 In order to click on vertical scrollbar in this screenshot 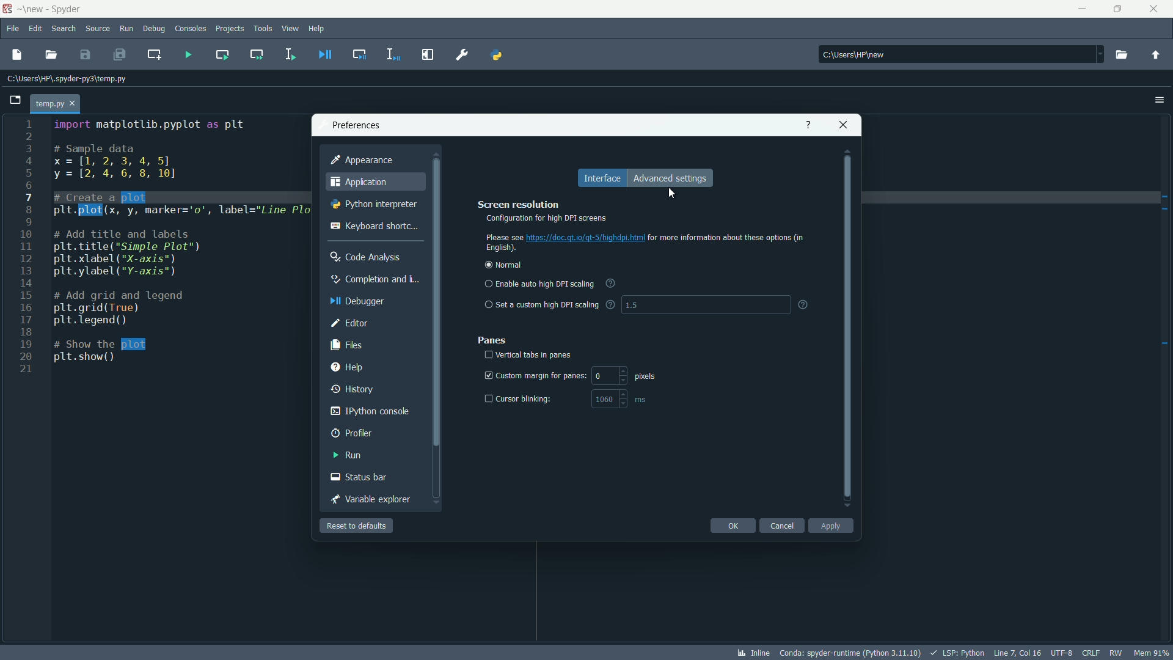, I will do `click(849, 328)`.